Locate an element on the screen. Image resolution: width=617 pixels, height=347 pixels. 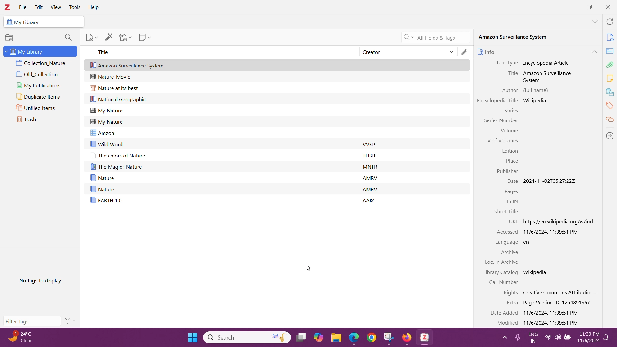
battery is located at coordinates (567, 337).